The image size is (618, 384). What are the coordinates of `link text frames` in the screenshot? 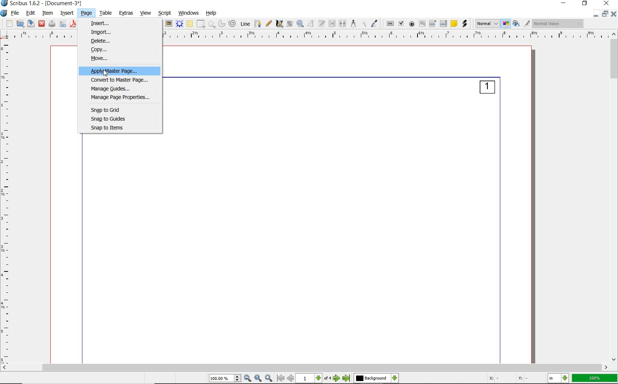 It's located at (331, 23).